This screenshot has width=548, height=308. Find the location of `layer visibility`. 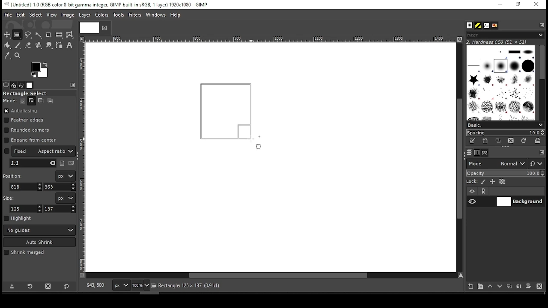

layer visibility is located at coordinates (472, 191).